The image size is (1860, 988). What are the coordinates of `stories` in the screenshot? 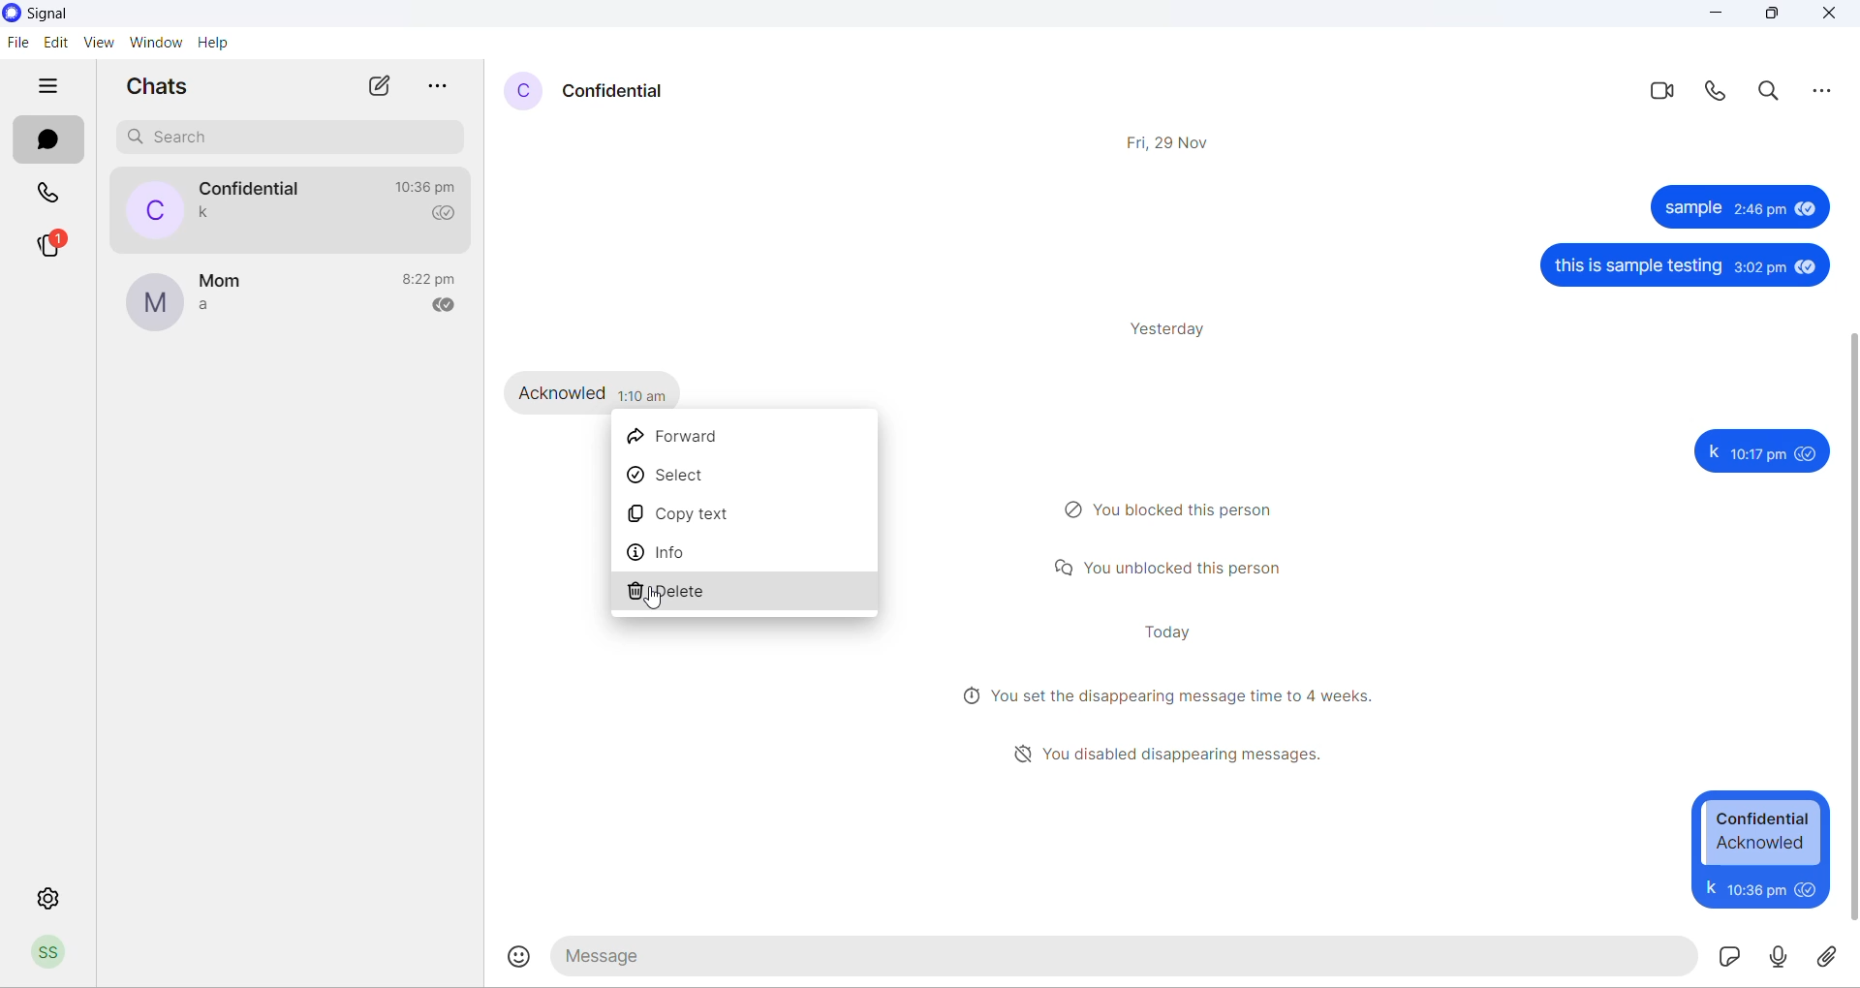 It's located at (49, 243).